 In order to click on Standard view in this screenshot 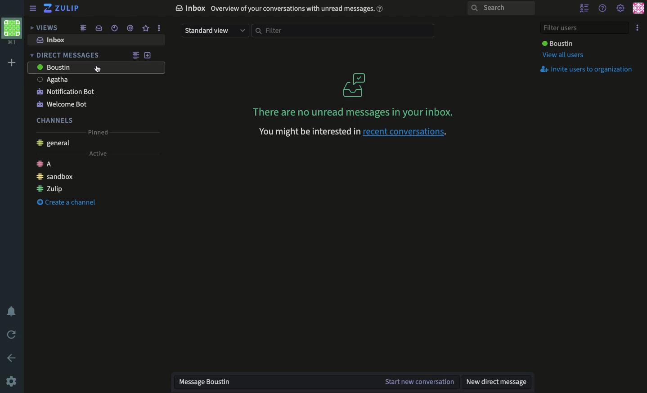, I will do `click(216, 31)`.